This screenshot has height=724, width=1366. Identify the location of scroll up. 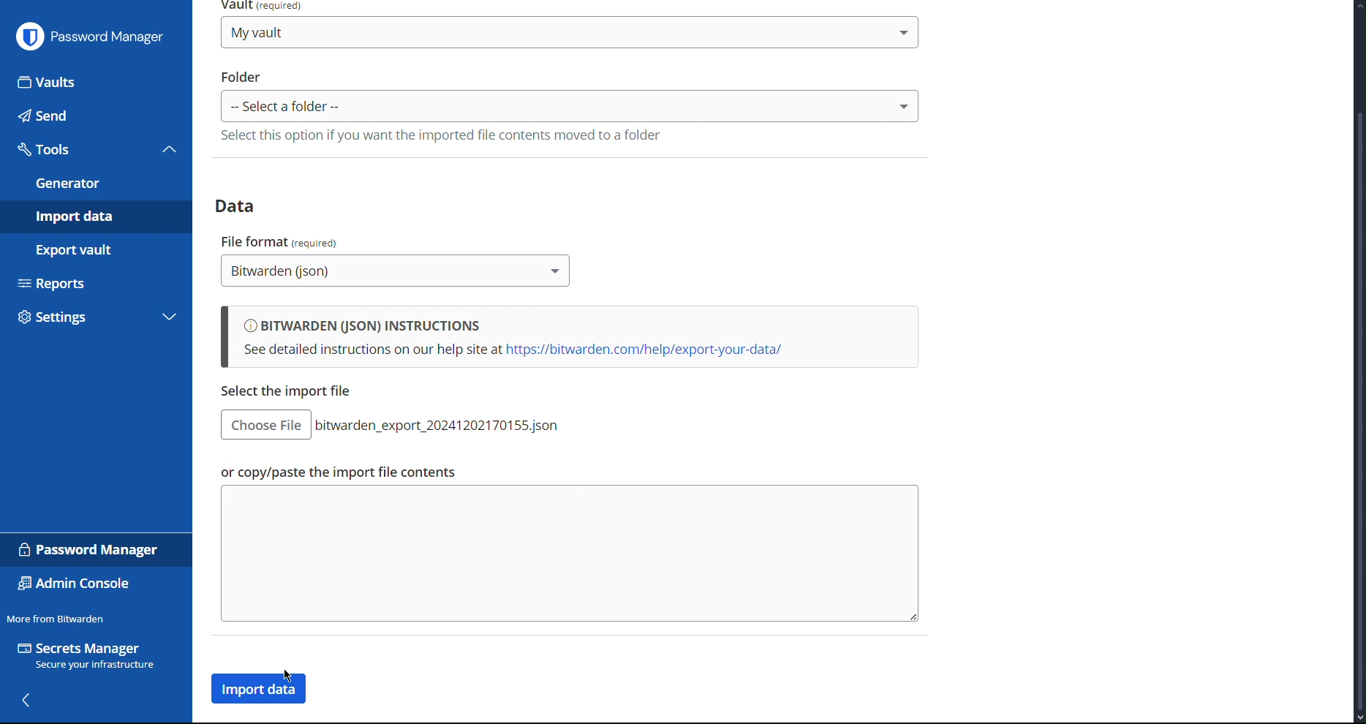
(1357, 5).